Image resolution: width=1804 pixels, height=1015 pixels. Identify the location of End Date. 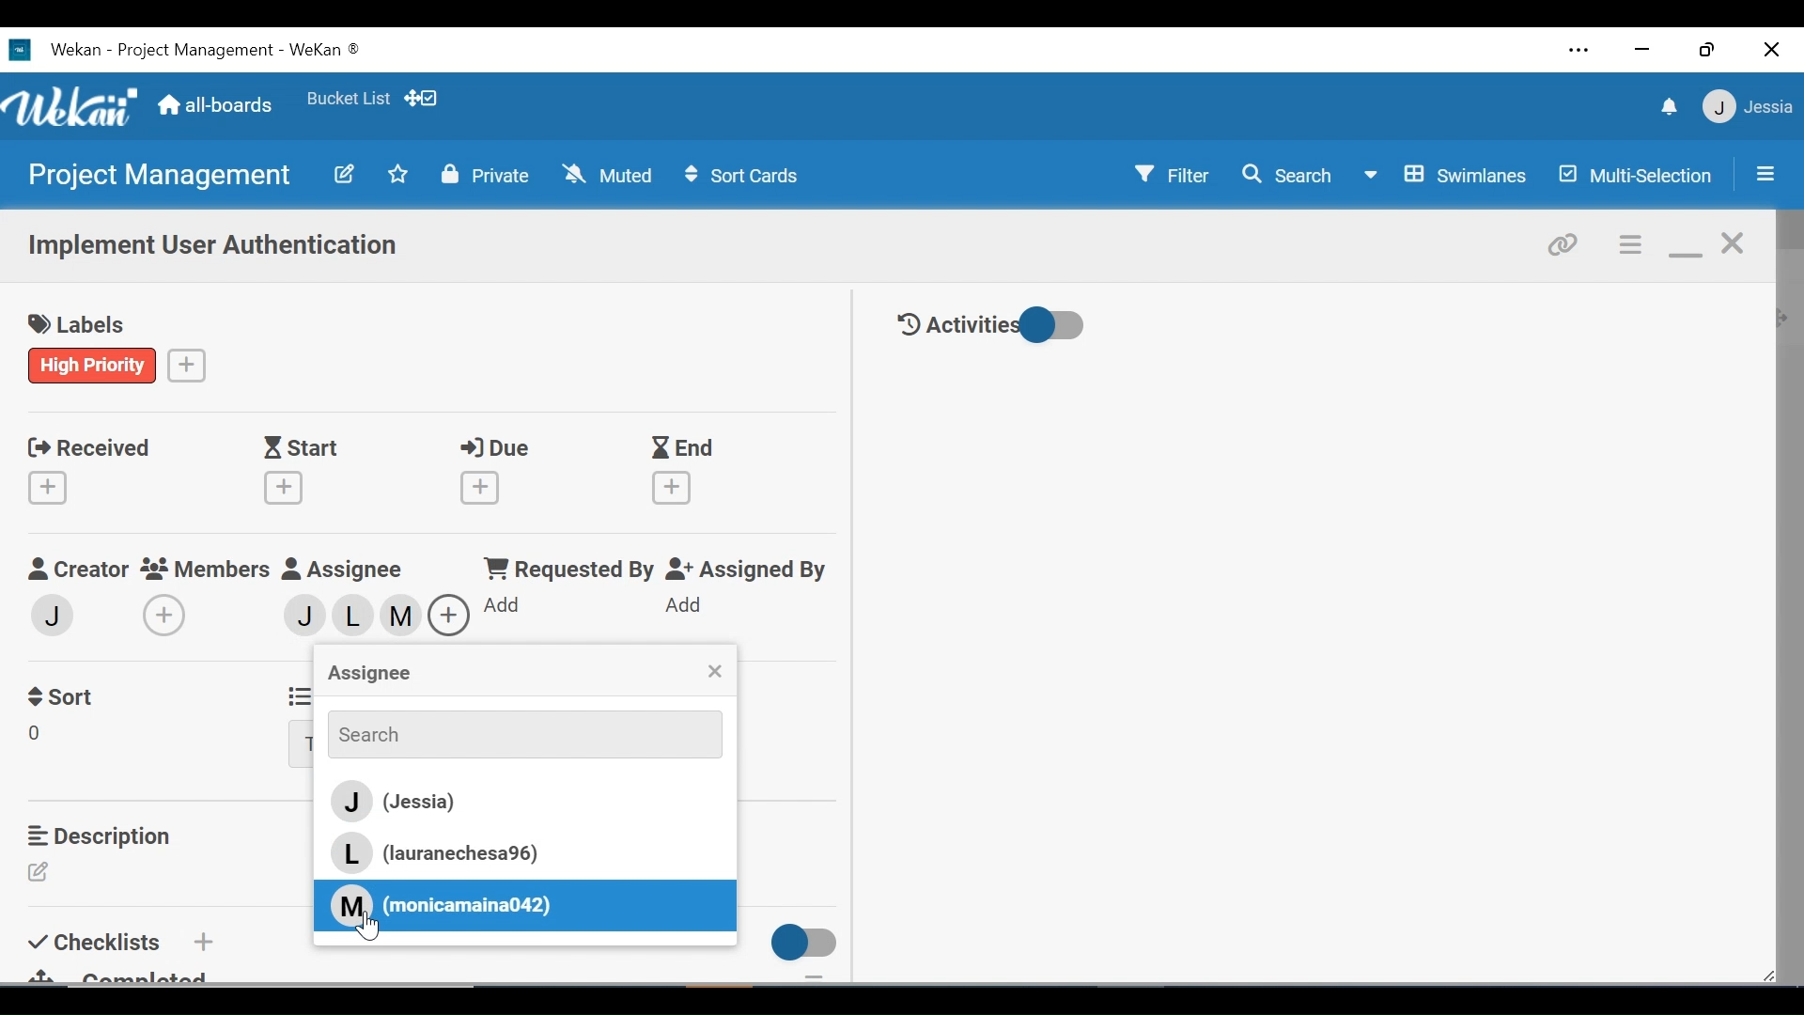
(687, 449).